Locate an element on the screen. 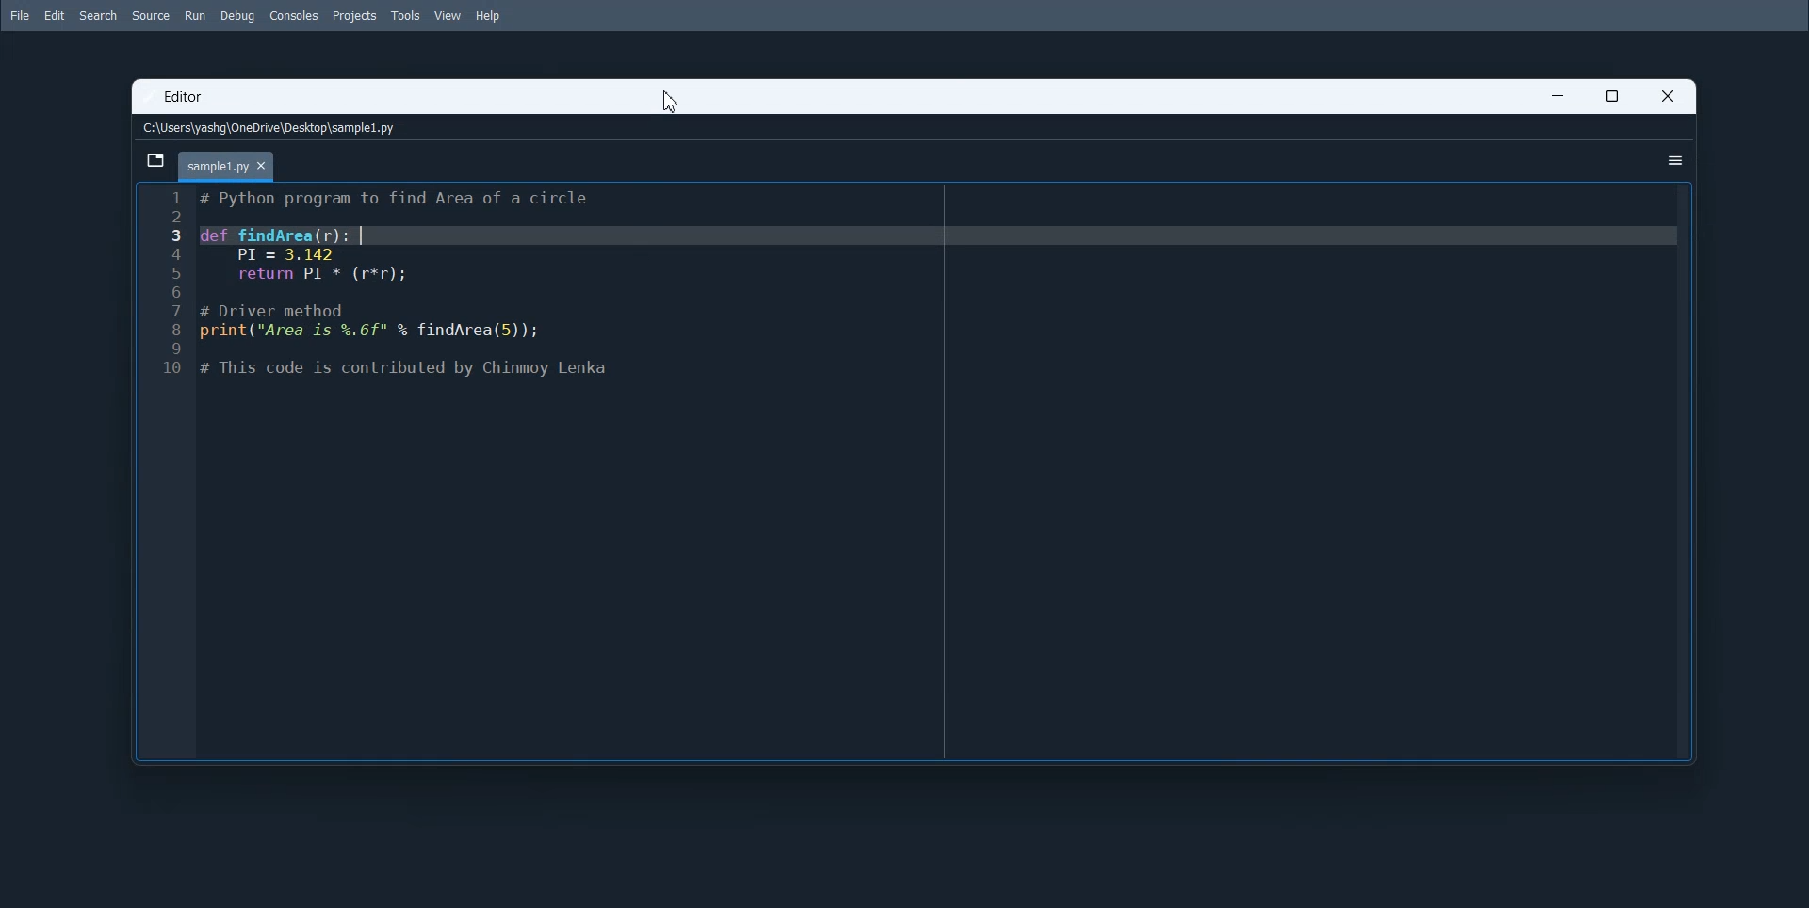 Image resolution: width=1809 pixels, height=908 pixels. View is located at coordinates (448, 15).